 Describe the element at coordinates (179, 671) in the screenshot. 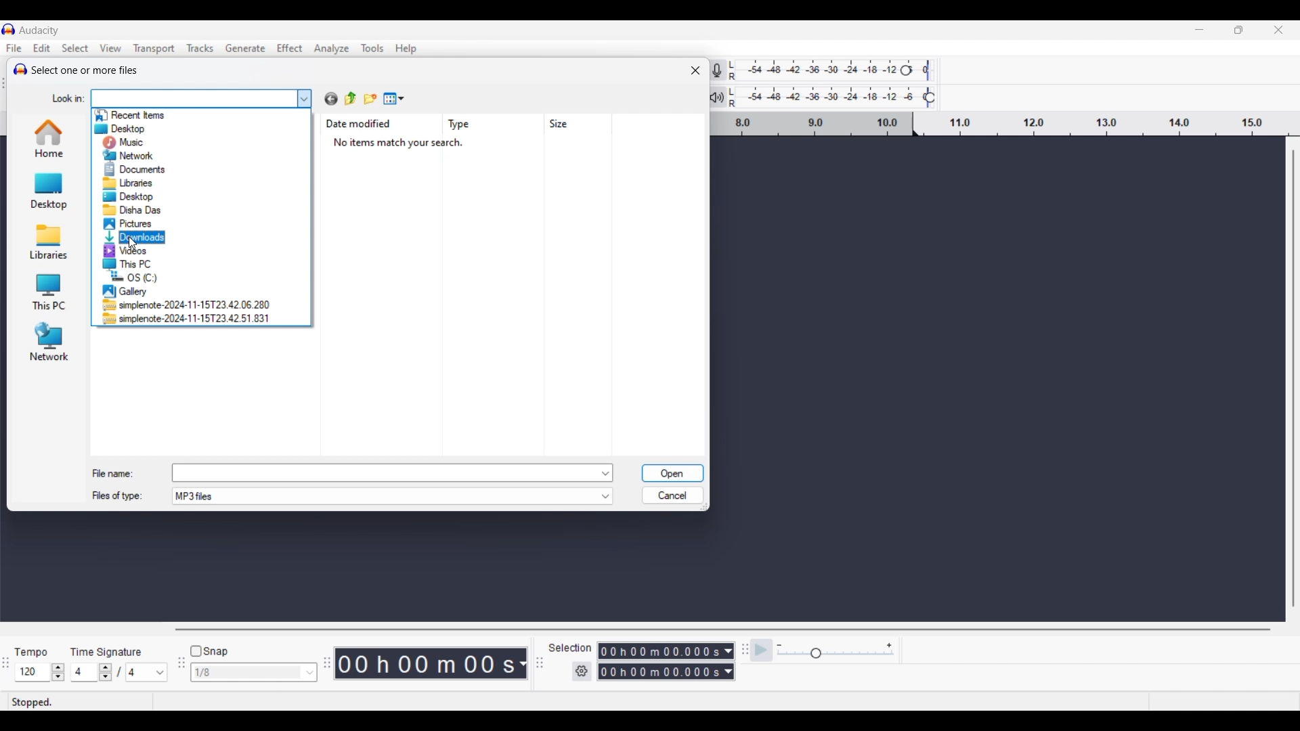

I see `snapping toolbar` at that location.